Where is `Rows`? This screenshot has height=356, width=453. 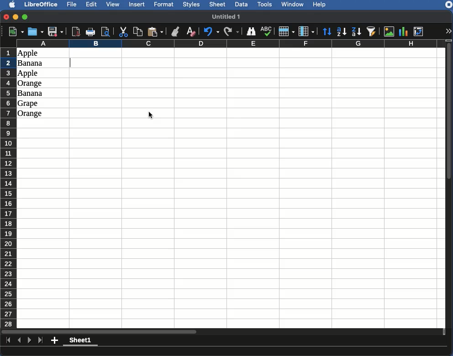
Rows is located at coordinates (9, 186).